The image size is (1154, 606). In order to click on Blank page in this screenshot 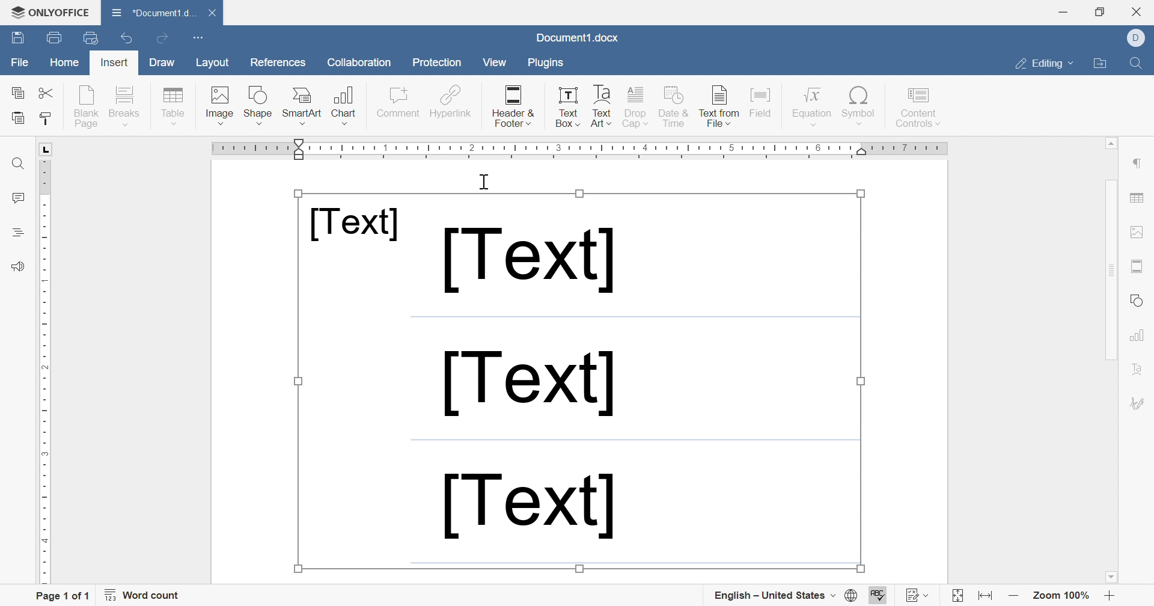, I will do `click(88, 106)`.